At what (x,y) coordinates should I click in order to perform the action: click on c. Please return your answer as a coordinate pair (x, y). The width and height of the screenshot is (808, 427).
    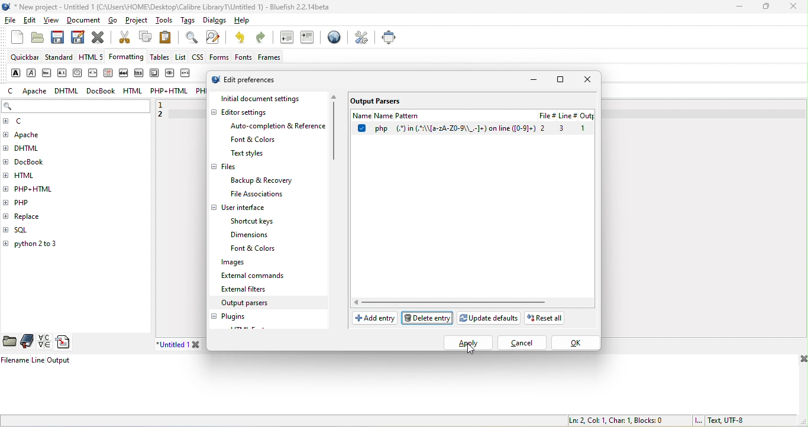
    Looking at the image, I should click on (22, 122).